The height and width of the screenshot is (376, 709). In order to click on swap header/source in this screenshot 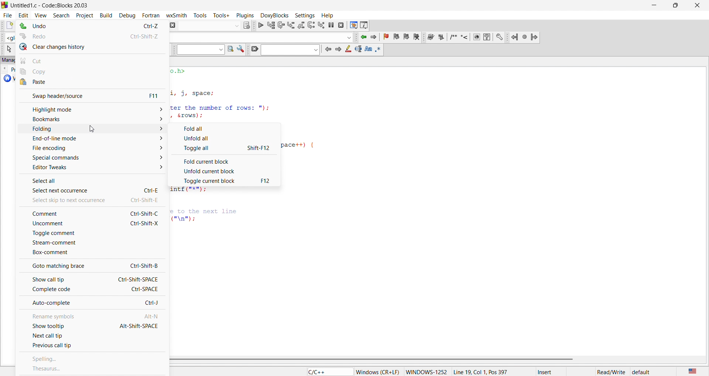, I will do `click(90, 95)`.